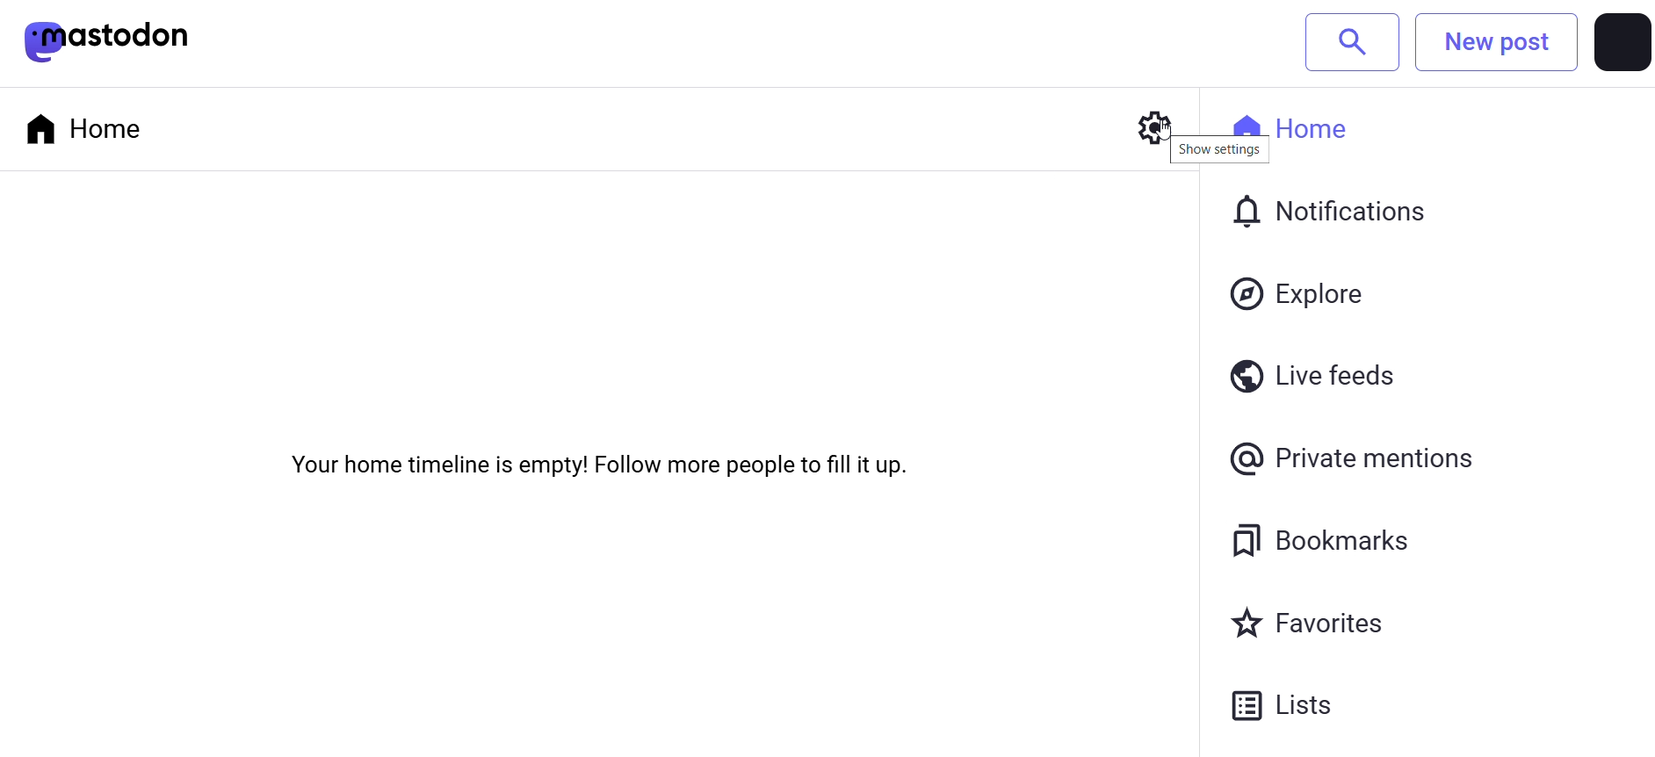 Image resolution: width=1655 pixels, height=757 pixels. I want to click on cursor, so click(1147, 142).